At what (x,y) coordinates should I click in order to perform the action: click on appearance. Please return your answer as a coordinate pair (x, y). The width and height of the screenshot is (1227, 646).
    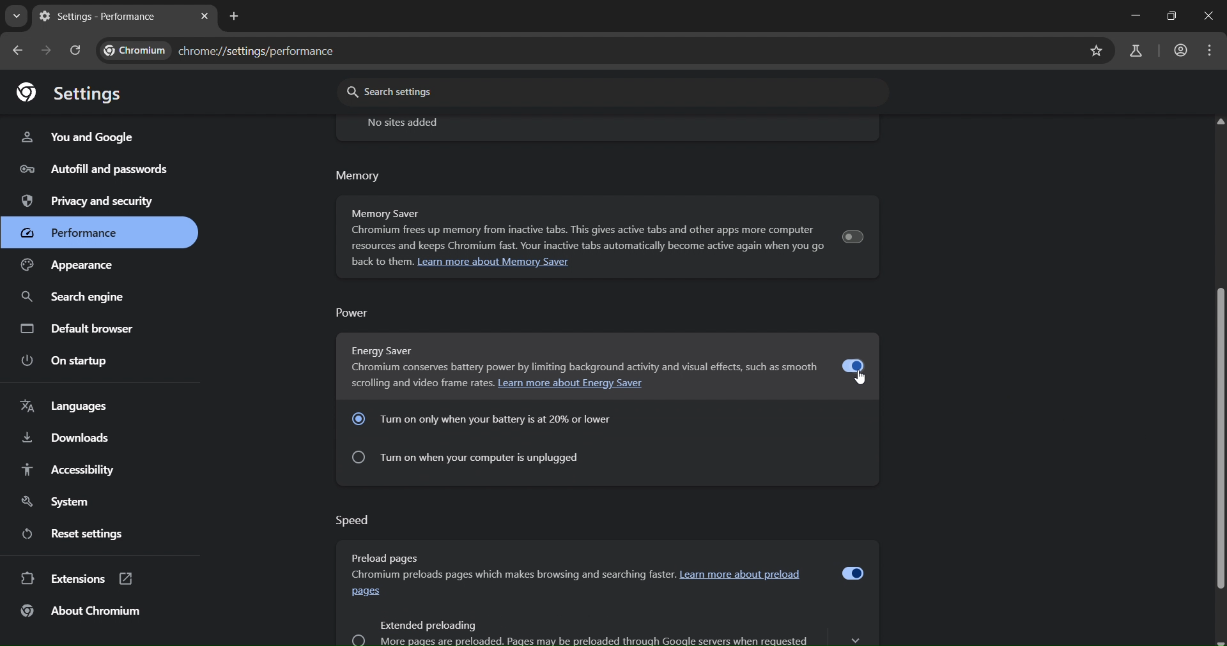
    Looking at the image, I should click on (83, 264).